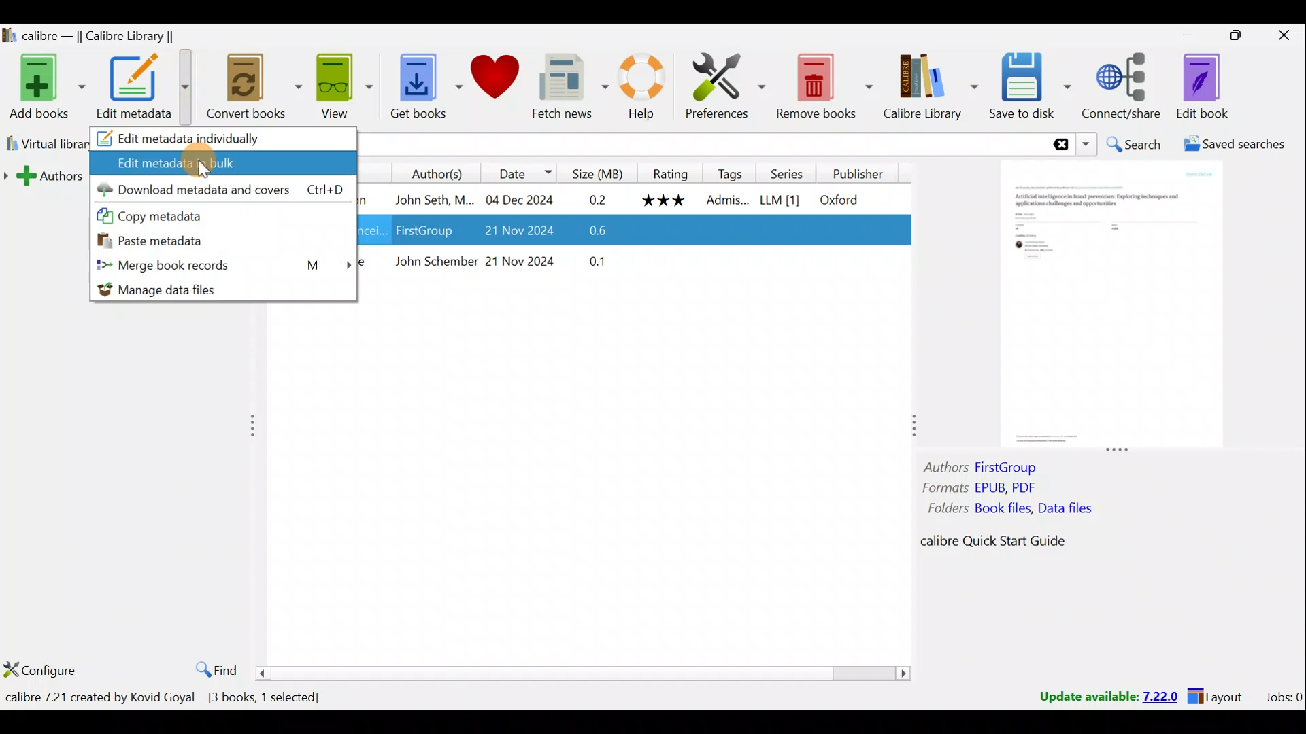 The width and height of the screenshot is (1306, 734). I want to click on Get books, so click(412, 89).